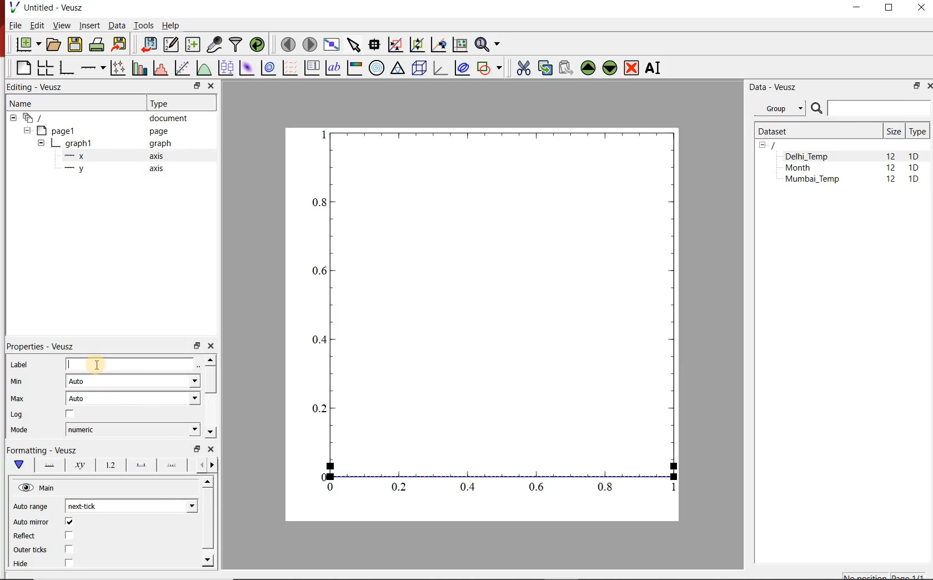 Image resolution: width=933 pixels, height=580 pixels. Describe the element at coordinates (417, 45) in the screenshot. I see `click to zoom out of graph axes` at that location.